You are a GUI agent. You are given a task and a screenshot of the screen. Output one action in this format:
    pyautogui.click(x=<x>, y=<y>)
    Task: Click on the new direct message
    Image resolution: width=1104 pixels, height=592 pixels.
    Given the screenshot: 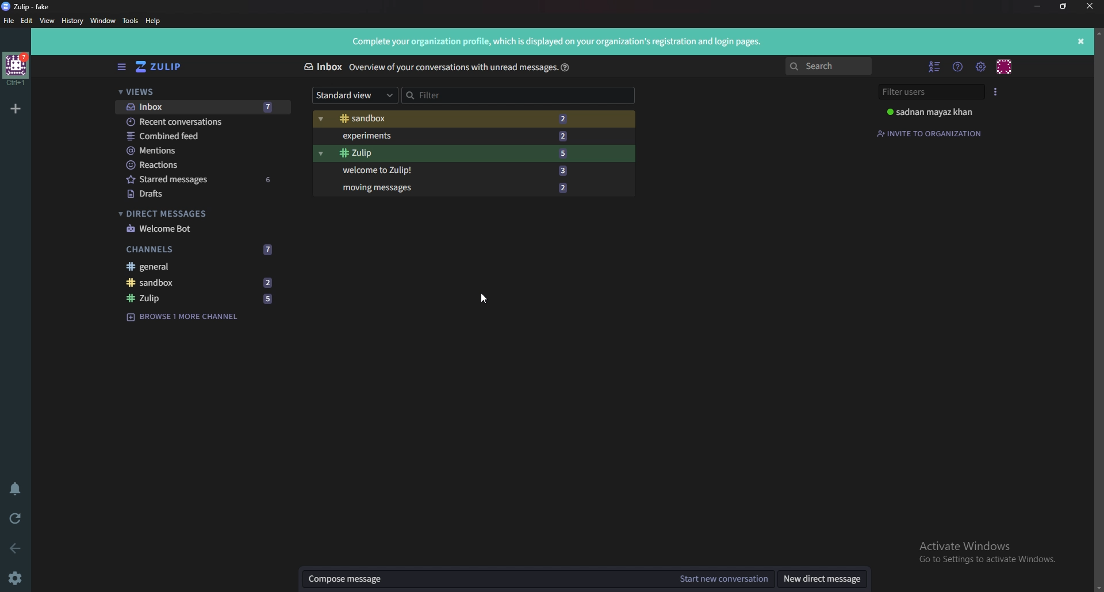 What is the action you would take?
    pyautogui.click(x=822, y=579)
    